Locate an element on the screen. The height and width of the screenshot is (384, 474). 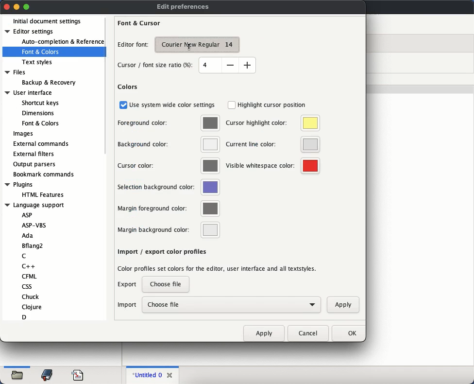
language support is located at coordinates (34, 205).